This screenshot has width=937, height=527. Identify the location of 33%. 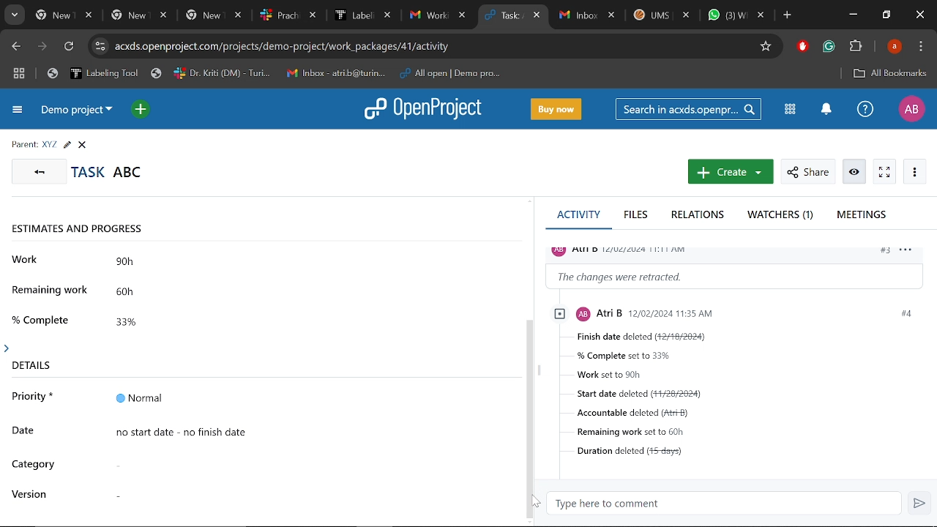
(146, 320).